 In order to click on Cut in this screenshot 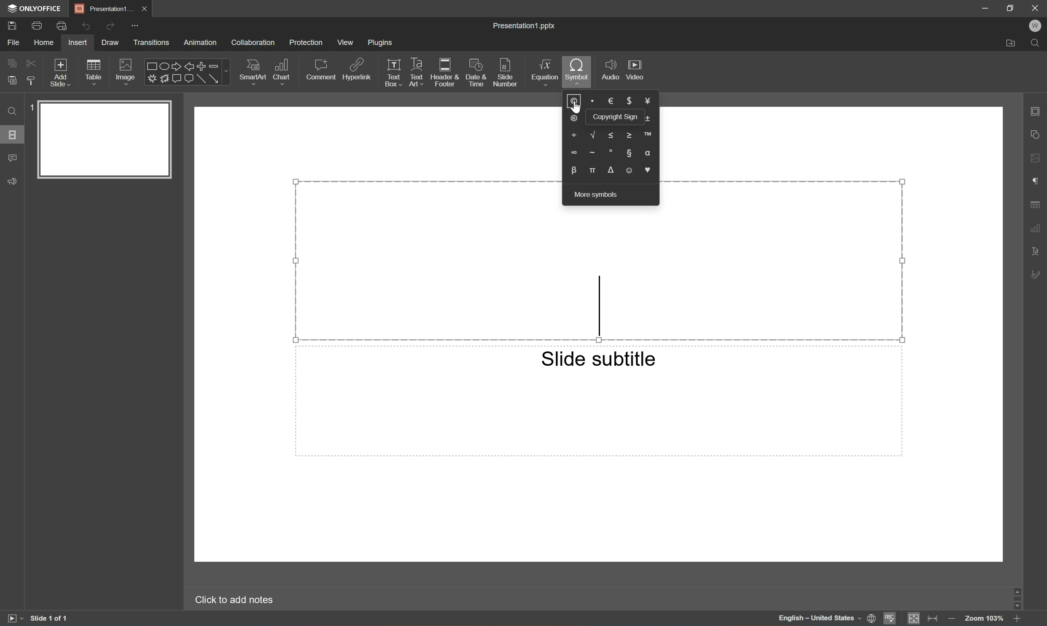, I will do `click(30, 62)`.